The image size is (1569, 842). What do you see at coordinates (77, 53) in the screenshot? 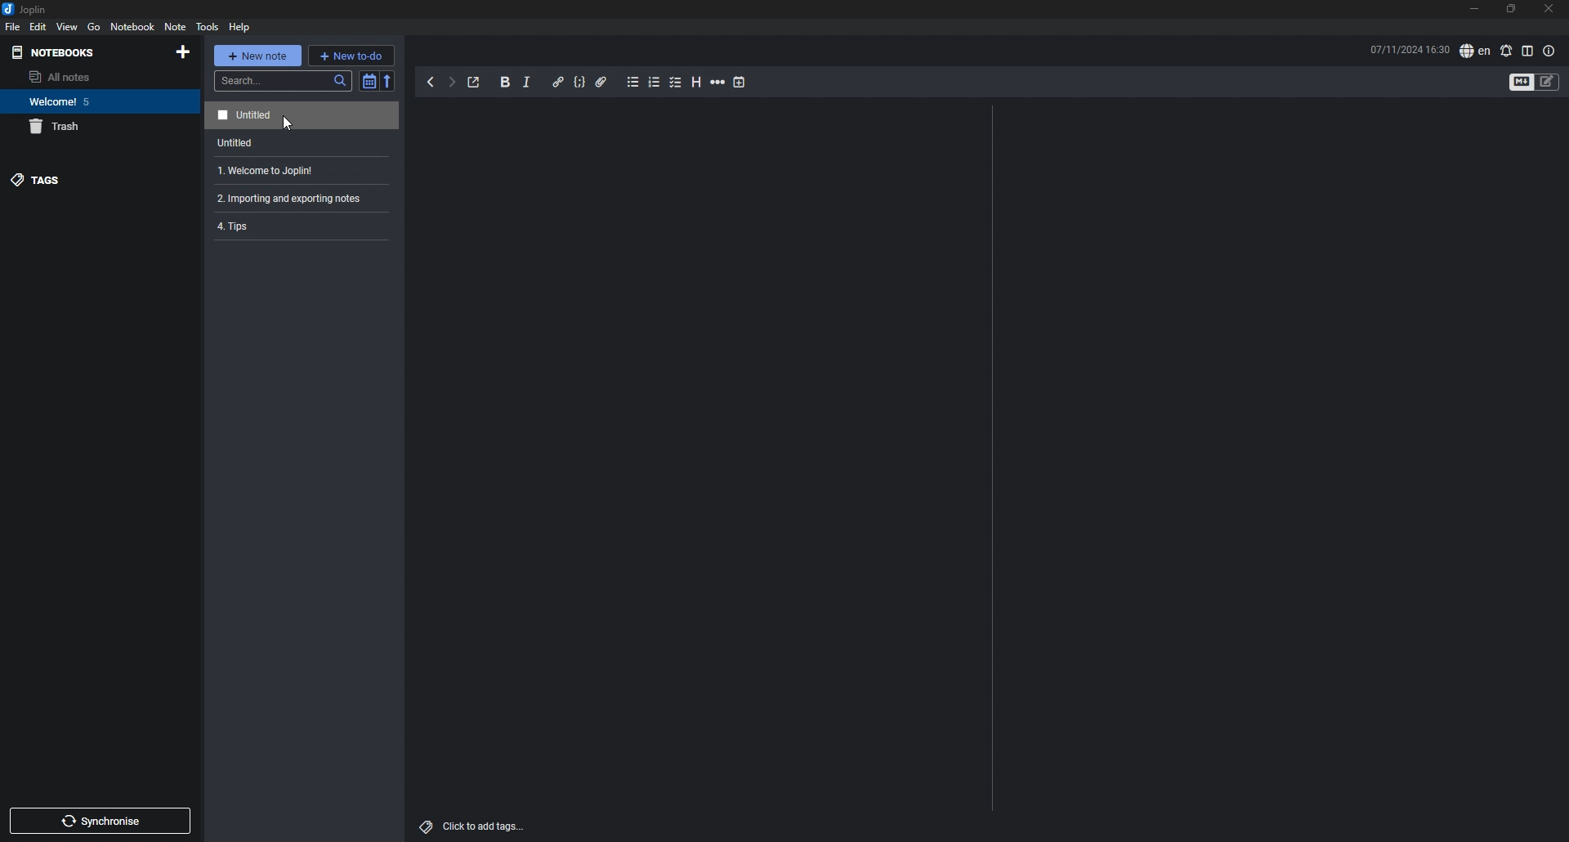
I see `notebooks` at bounding box center [77, 53].